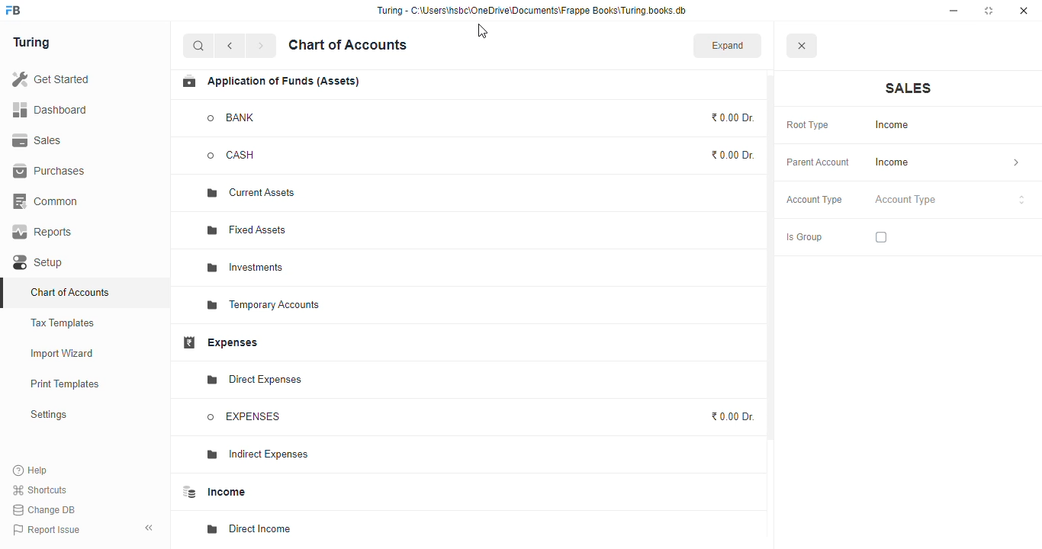  I want to click on change DB, so click(45, 509).